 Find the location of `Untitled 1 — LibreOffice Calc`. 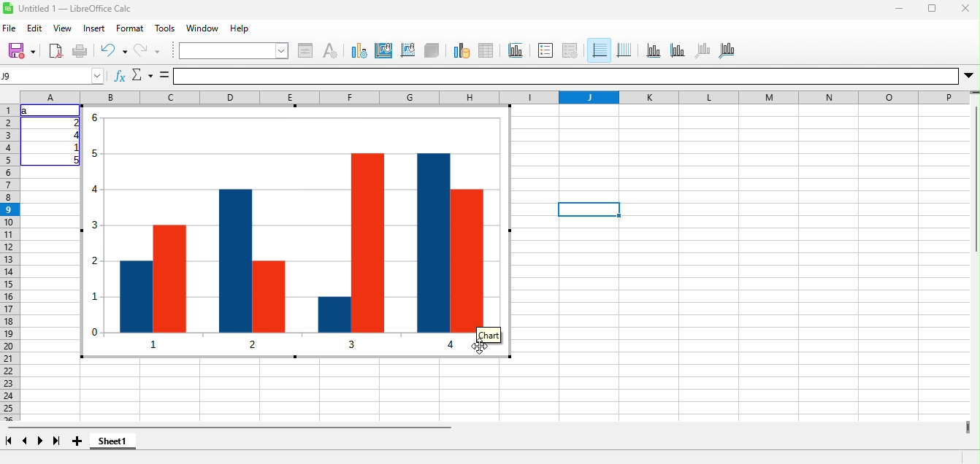

Untitled 1 — LibreOffice Calc is located at coordinates (74, 9).